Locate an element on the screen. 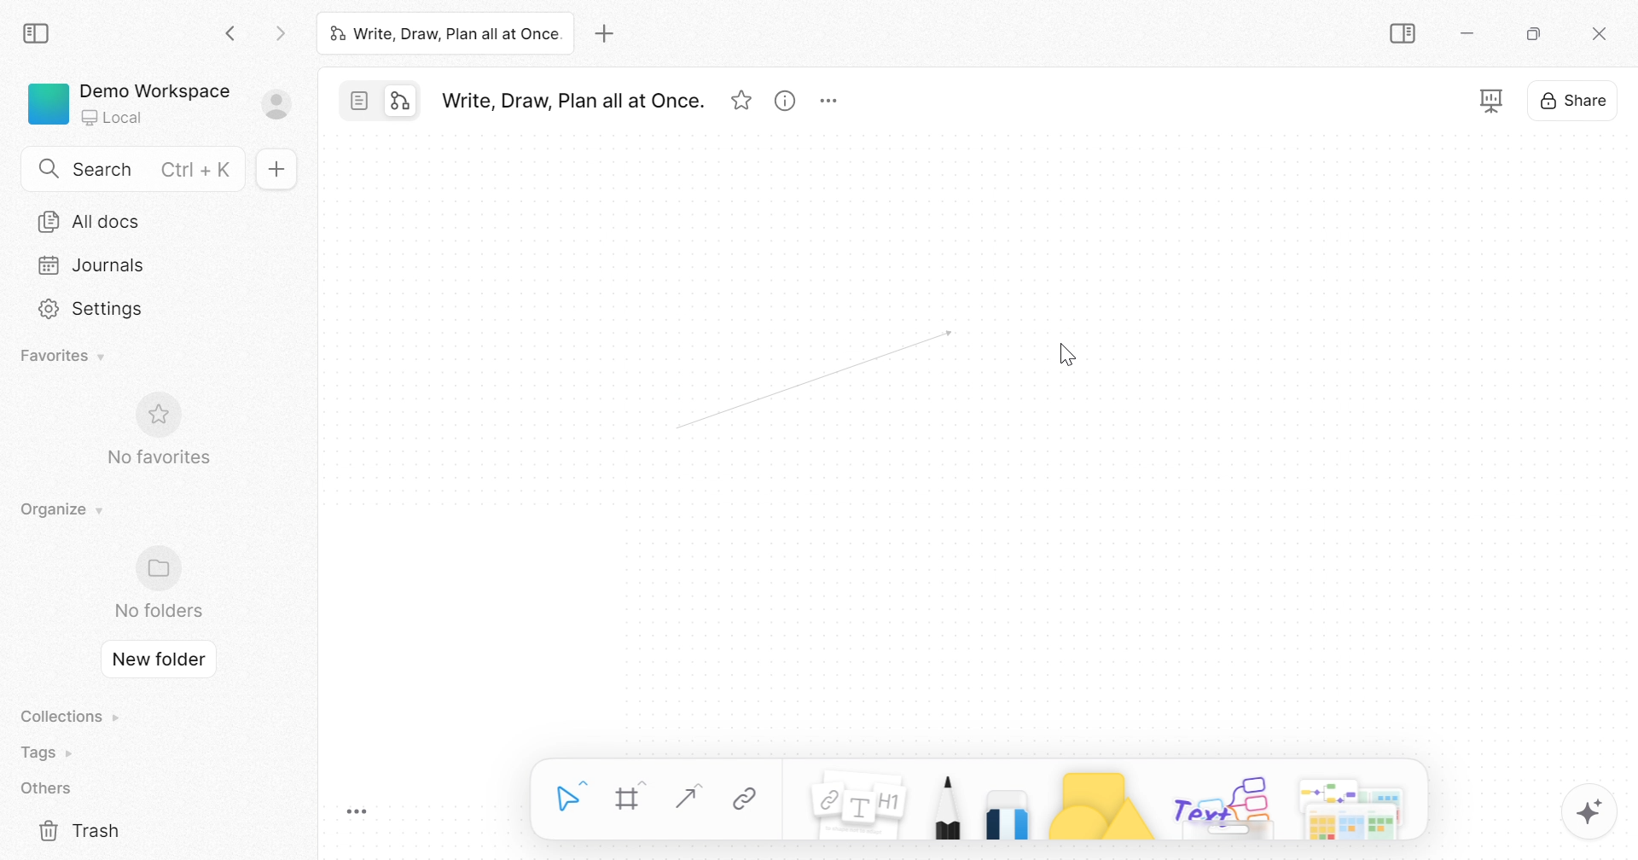 This screenshot has width=1638, height=860. Favorites is located at coordinates (66, 354).